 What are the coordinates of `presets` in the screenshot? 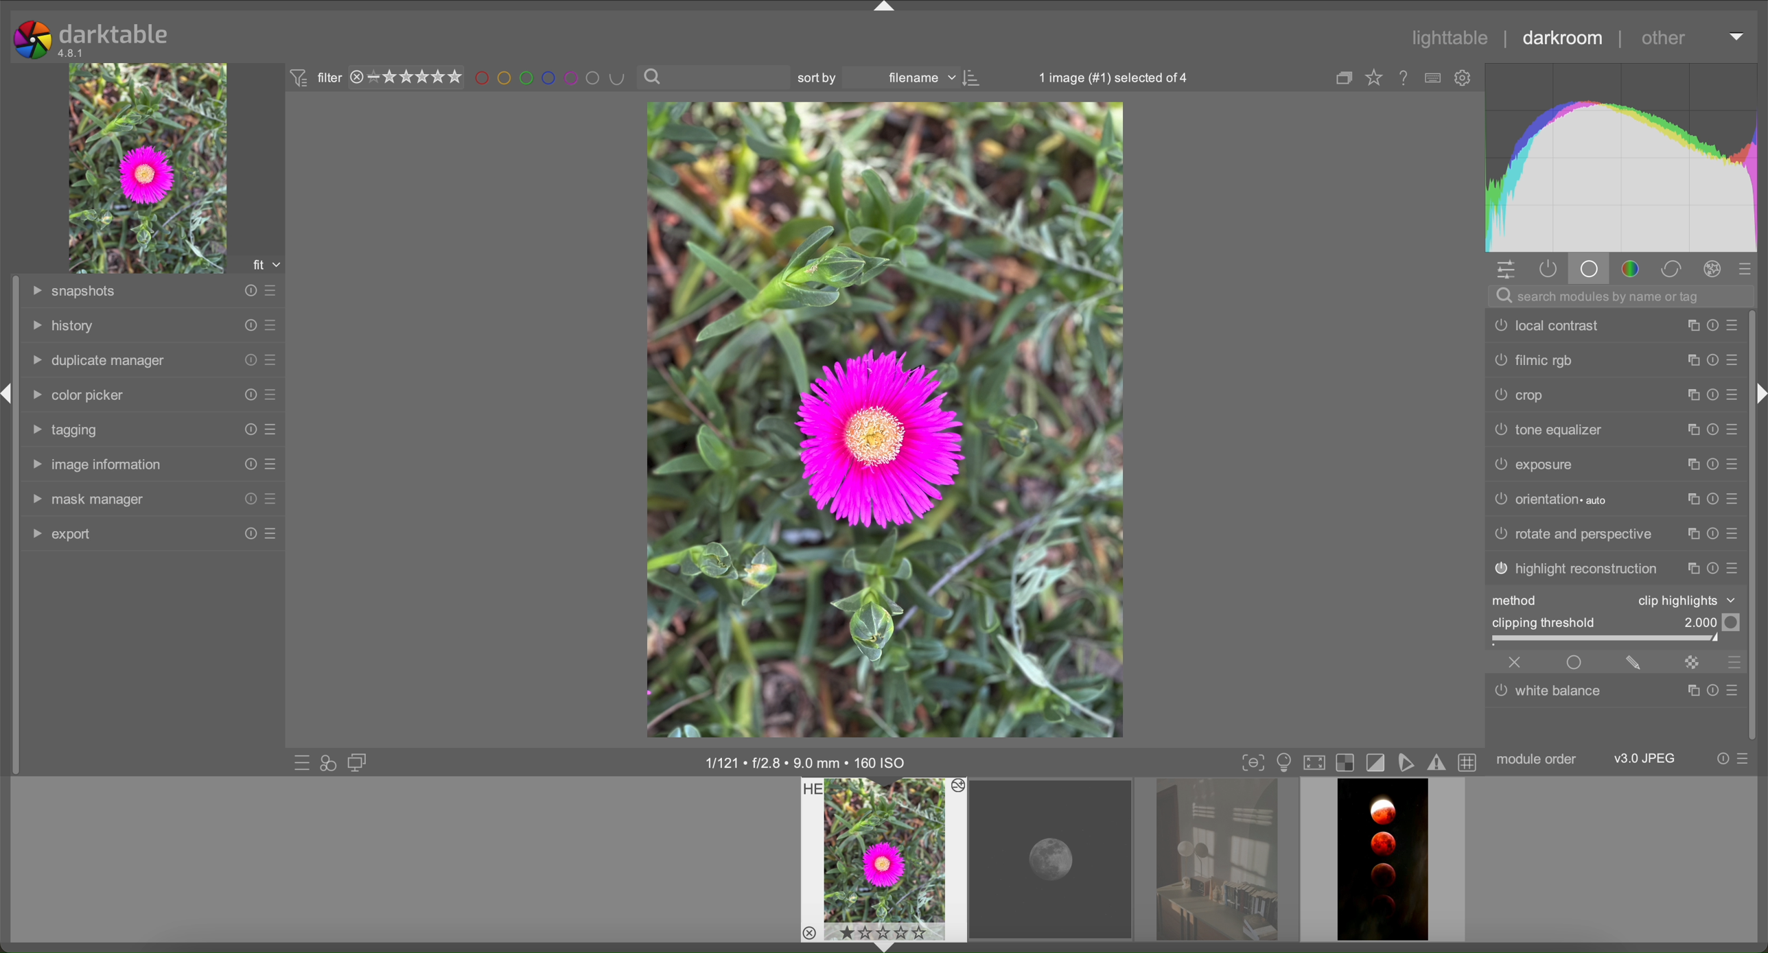 It's located at (270, 534).